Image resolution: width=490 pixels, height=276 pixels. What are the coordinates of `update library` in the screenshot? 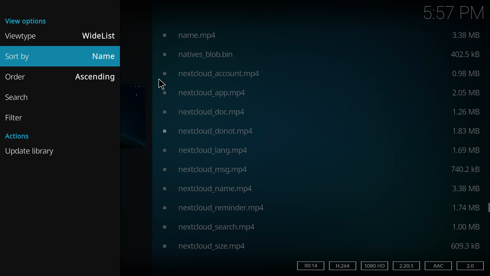 It's located at (31, 151).